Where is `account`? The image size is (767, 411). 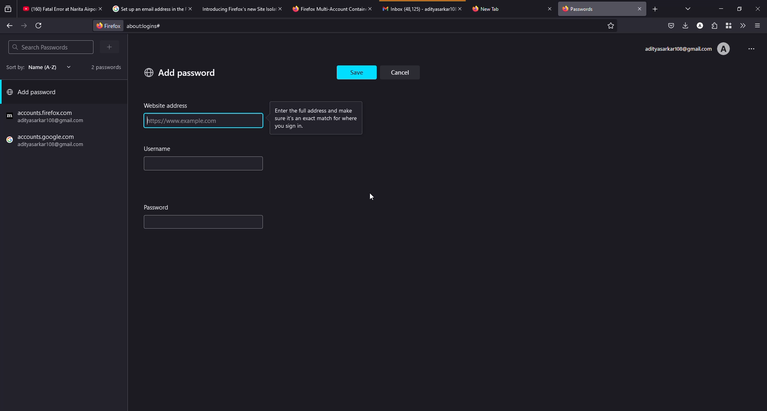 account is located at coordinates (687, 49).